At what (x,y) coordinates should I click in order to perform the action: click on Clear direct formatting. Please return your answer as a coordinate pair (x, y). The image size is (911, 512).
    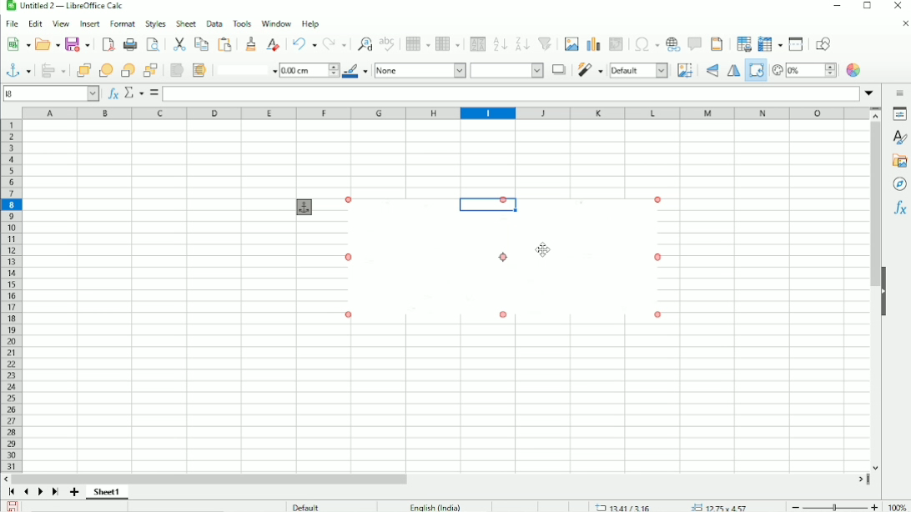
    Looking at the image, I should click on (272, 44).